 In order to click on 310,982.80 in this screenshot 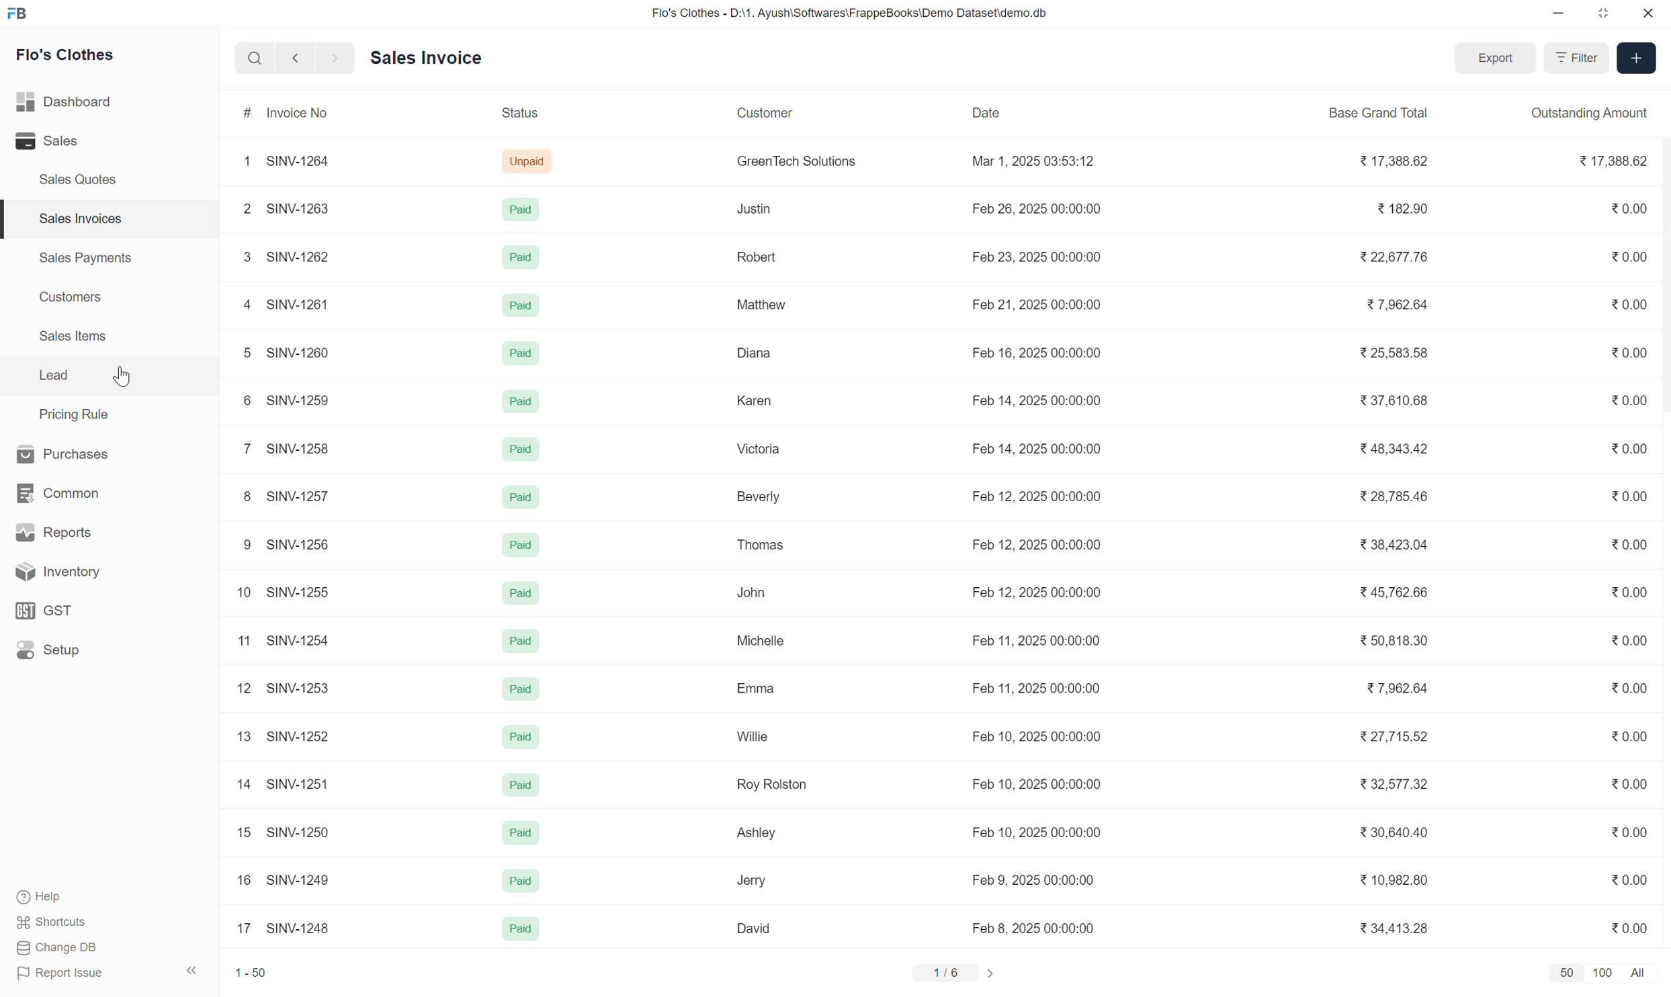, I will do `click(1395, 879)`.